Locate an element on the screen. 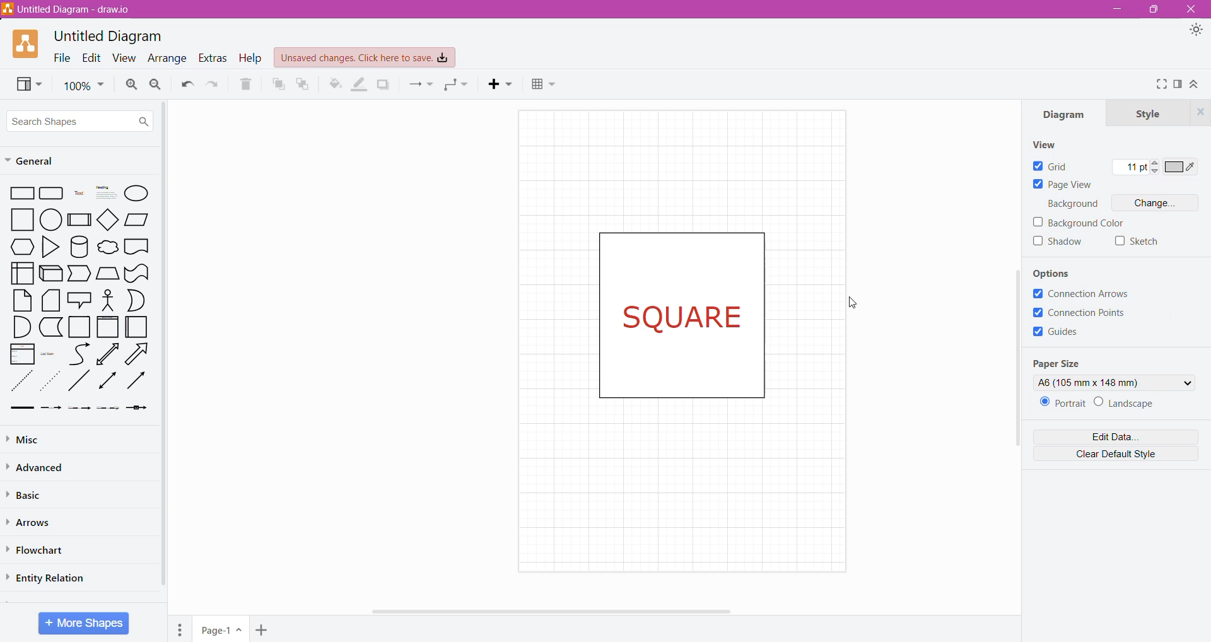 The image size is (1211, 642). Sketch - click to enable/disable is located at coordinates (1137, 242).